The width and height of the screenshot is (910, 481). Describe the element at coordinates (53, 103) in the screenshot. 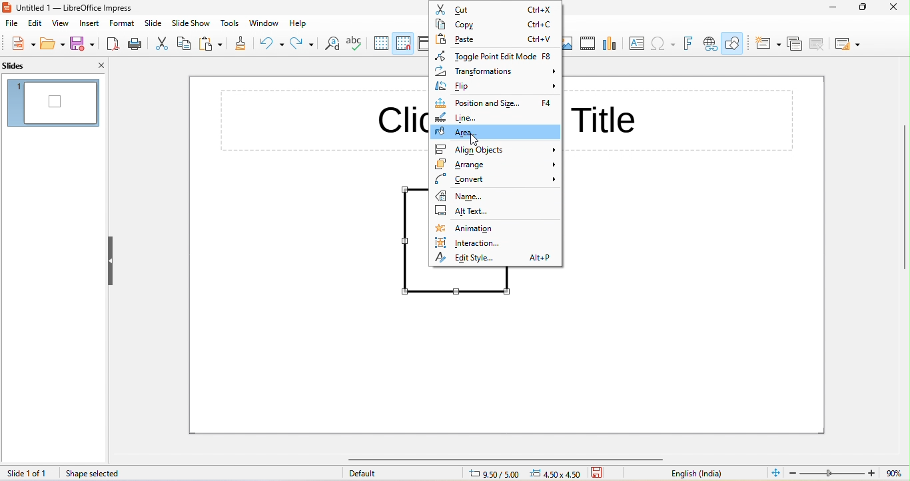

I see `slide in slide pane` at that location.